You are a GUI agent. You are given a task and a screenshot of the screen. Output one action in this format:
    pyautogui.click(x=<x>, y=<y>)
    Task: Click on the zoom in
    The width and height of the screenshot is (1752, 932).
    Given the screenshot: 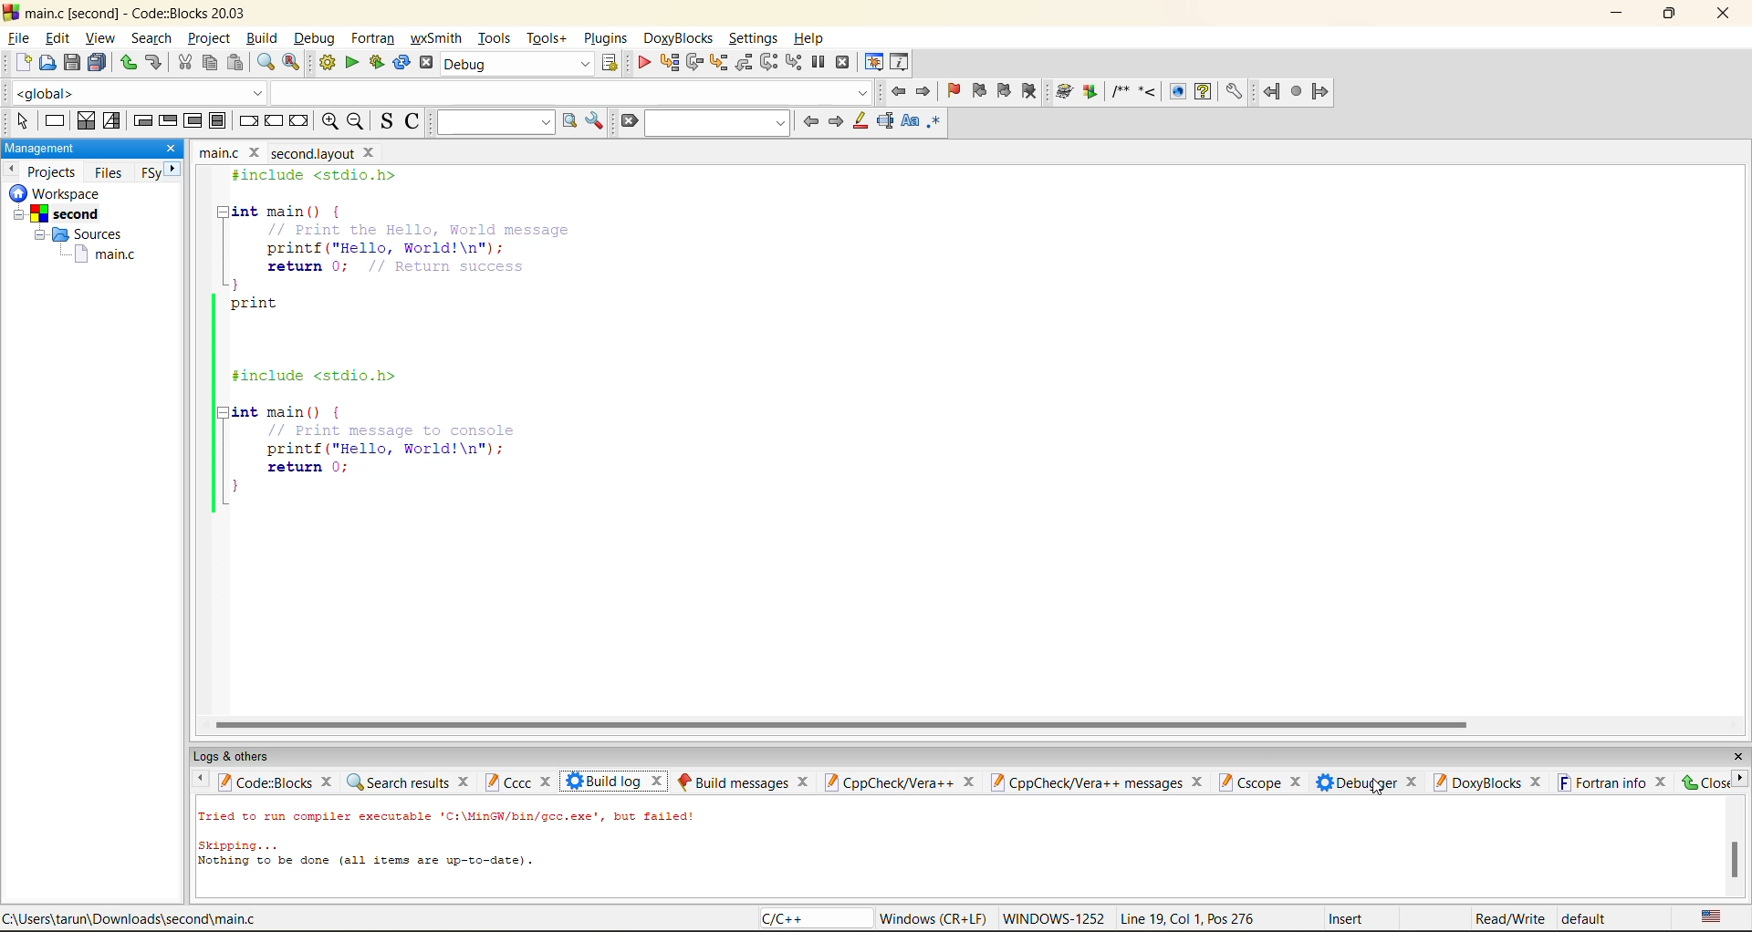 What is the action you would take?
    pyautogui.click(x=333, y=121)
    